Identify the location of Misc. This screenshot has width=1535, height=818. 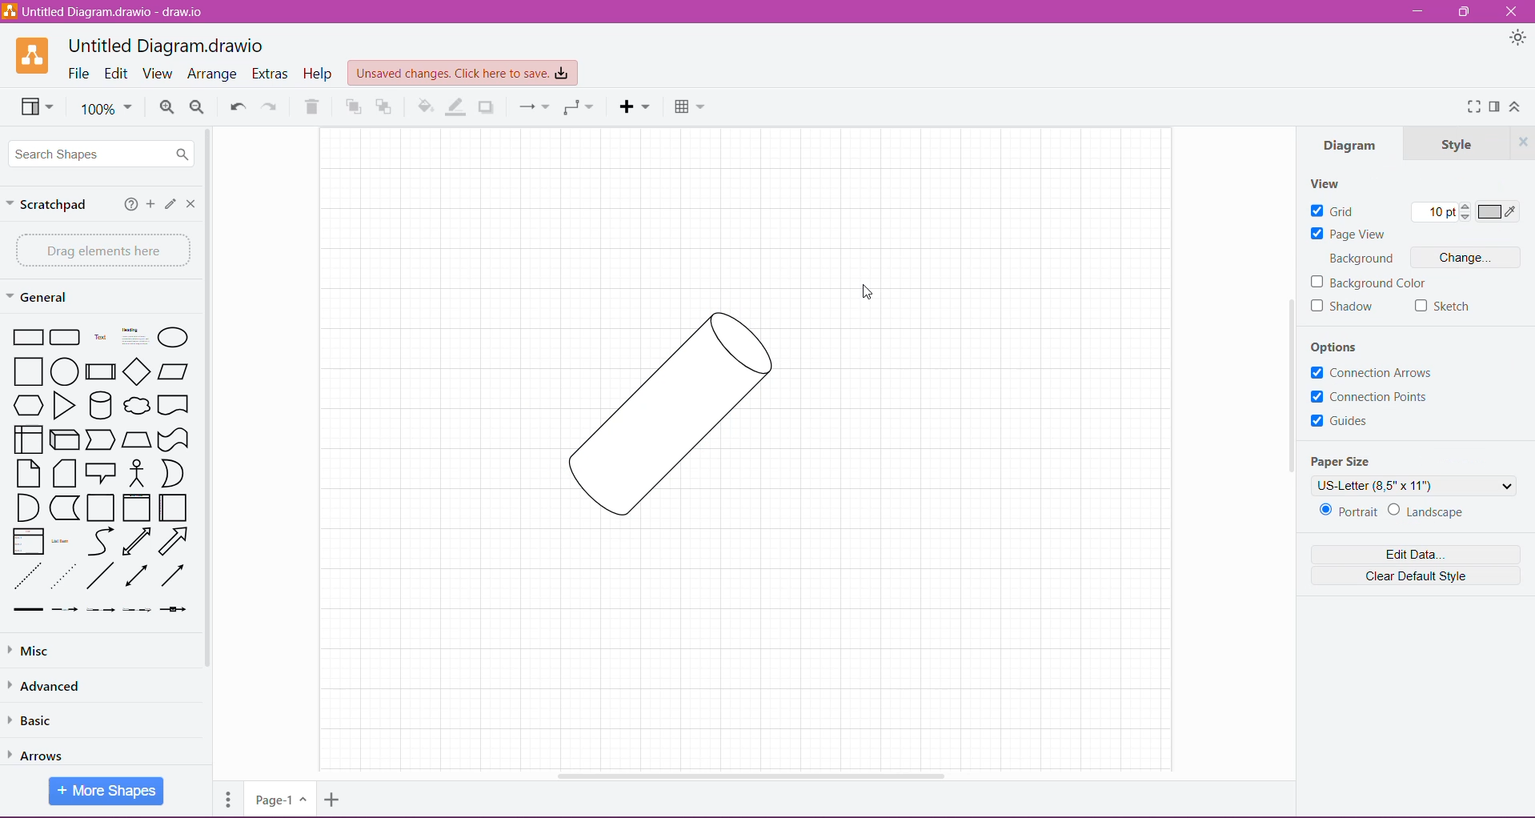
(89, 651).